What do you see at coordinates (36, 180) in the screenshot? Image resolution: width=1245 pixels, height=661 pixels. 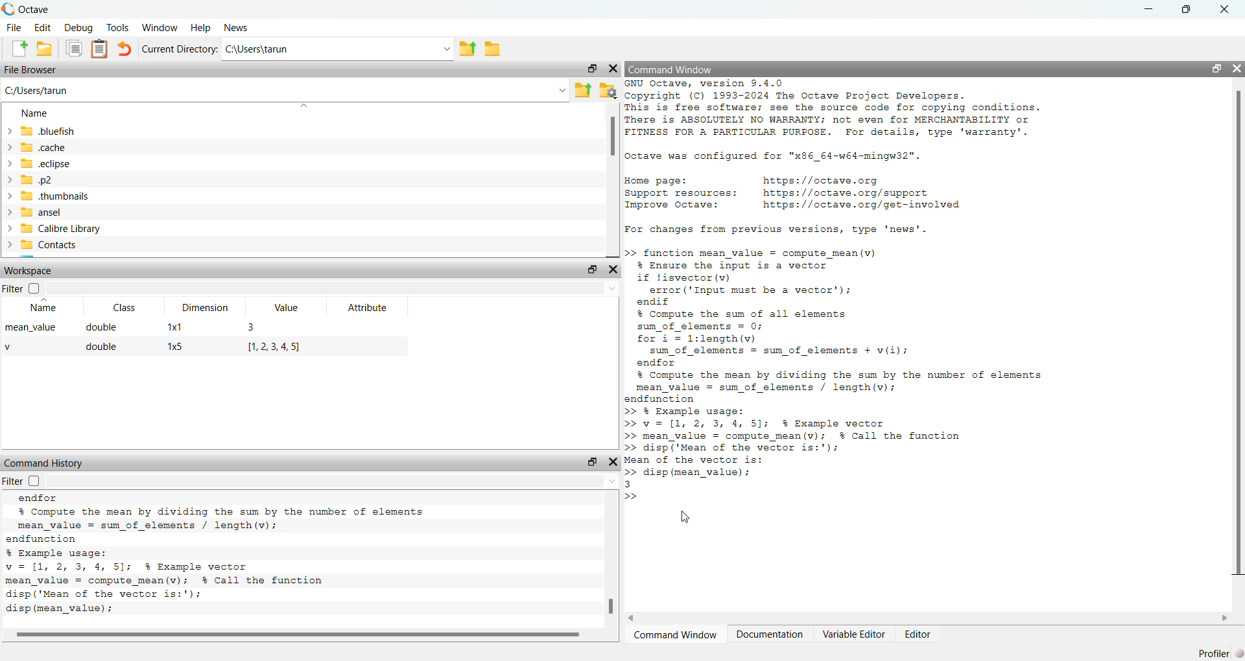 I see `.p2` at bounding box center [36, 180].